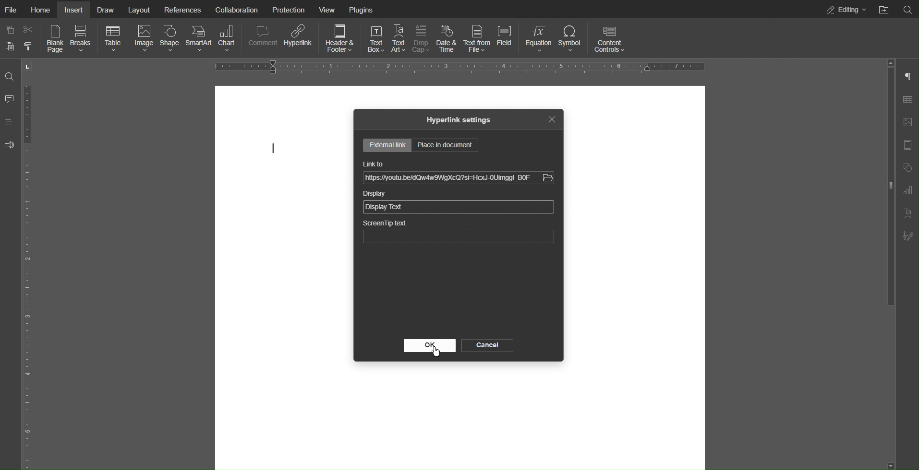 The width and height of the screenshot is (919, 470). I want to click on slider, so click(886, 203).